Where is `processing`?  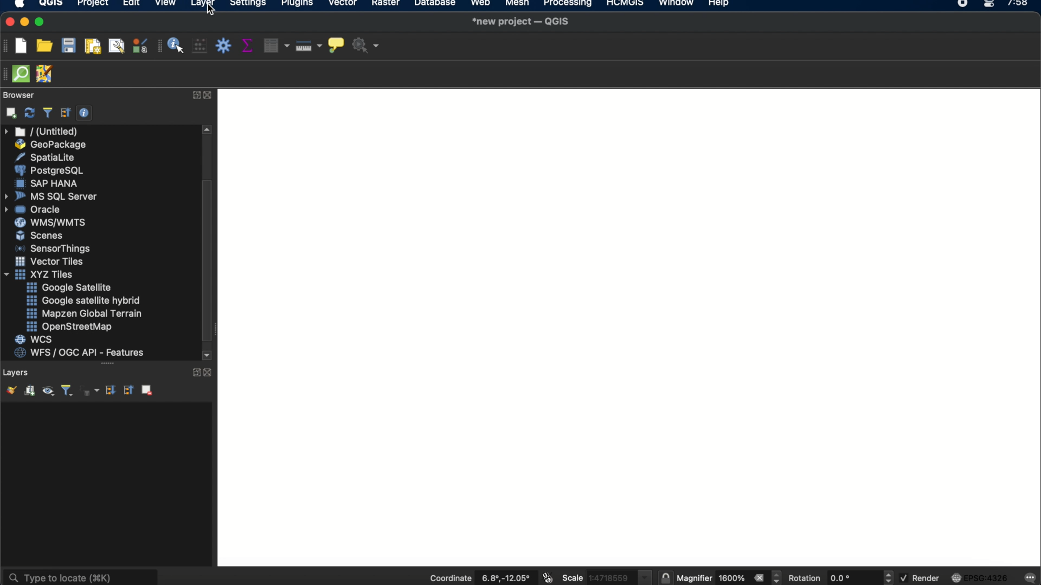 processing is located at coordinates (570, 4).